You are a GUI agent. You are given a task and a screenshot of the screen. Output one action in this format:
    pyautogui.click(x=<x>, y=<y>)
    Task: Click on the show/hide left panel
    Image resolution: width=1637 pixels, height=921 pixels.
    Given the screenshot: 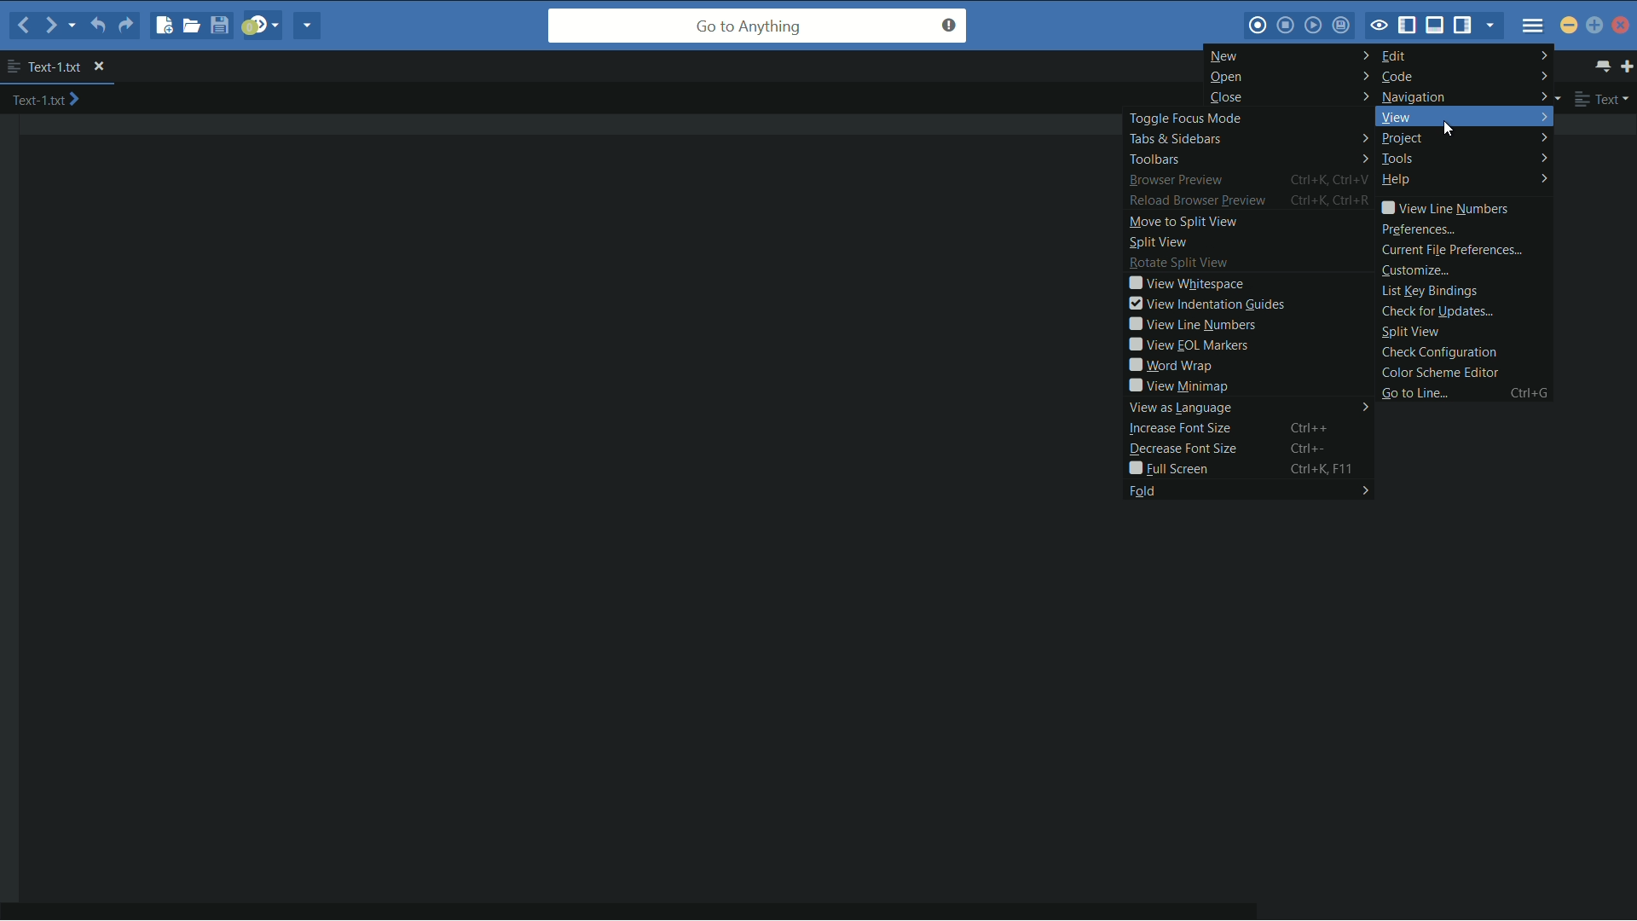 What is the action you would take?
    pyautogui.click(x=1408, y=25)
    